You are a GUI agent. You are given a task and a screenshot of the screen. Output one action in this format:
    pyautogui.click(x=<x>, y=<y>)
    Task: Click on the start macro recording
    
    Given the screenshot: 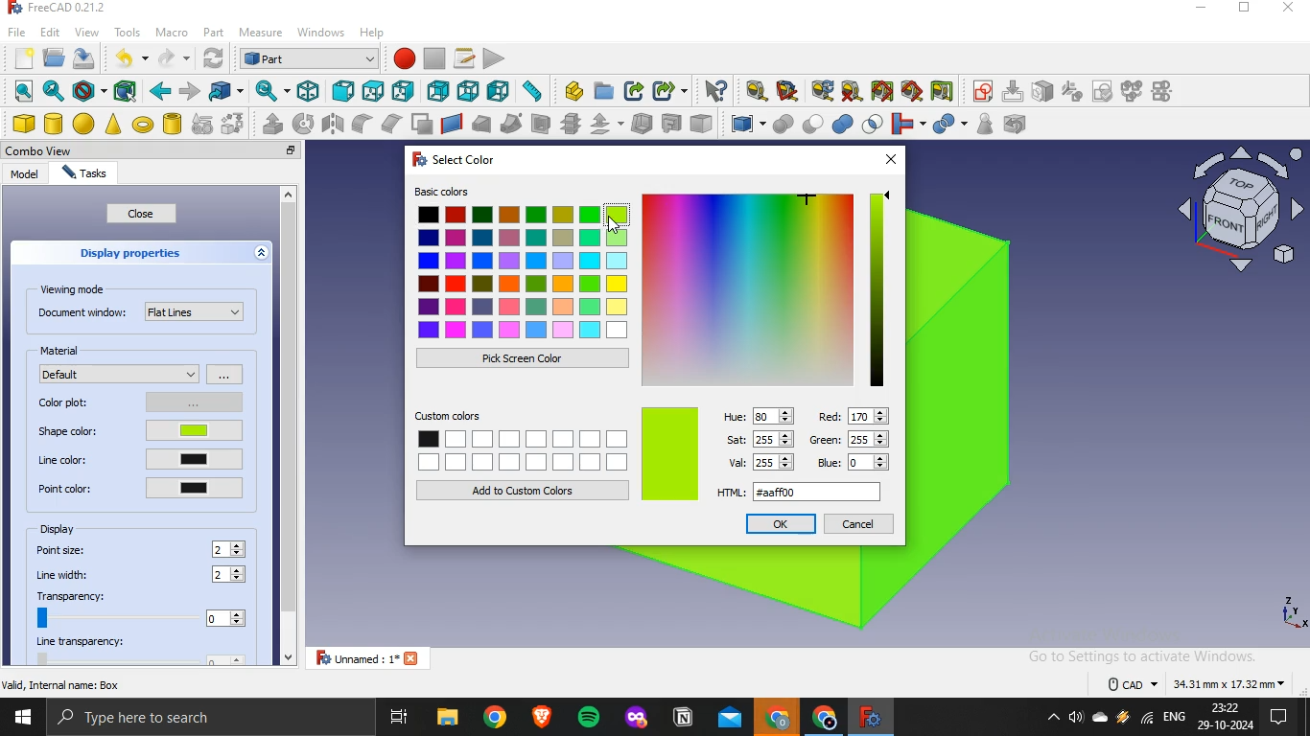 What is the action you would take?
    pyautogui.click(x=404, y=57)
    